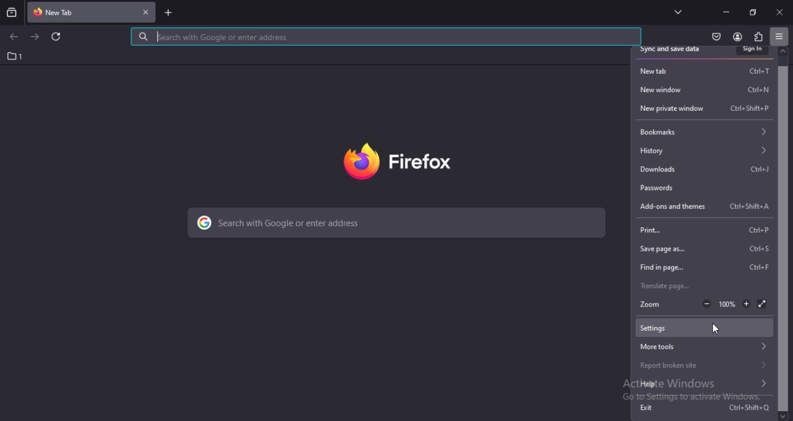  What do you see at coordinates (725, 11) in the screenshot?
I see `minmize` at bounding box center [725, 11].